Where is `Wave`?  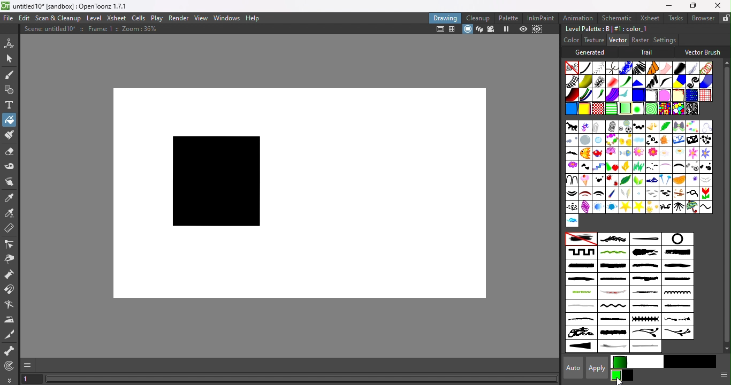 Wave is located at coordinates (665, 81).